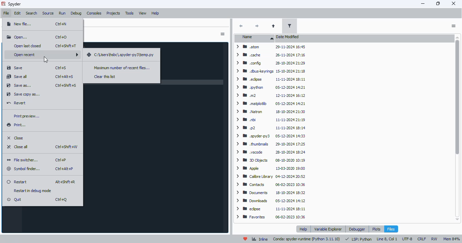  What do you see at coordinates (16, 137) in the screenshot?
I see `close` at bounding box center [16, 137].